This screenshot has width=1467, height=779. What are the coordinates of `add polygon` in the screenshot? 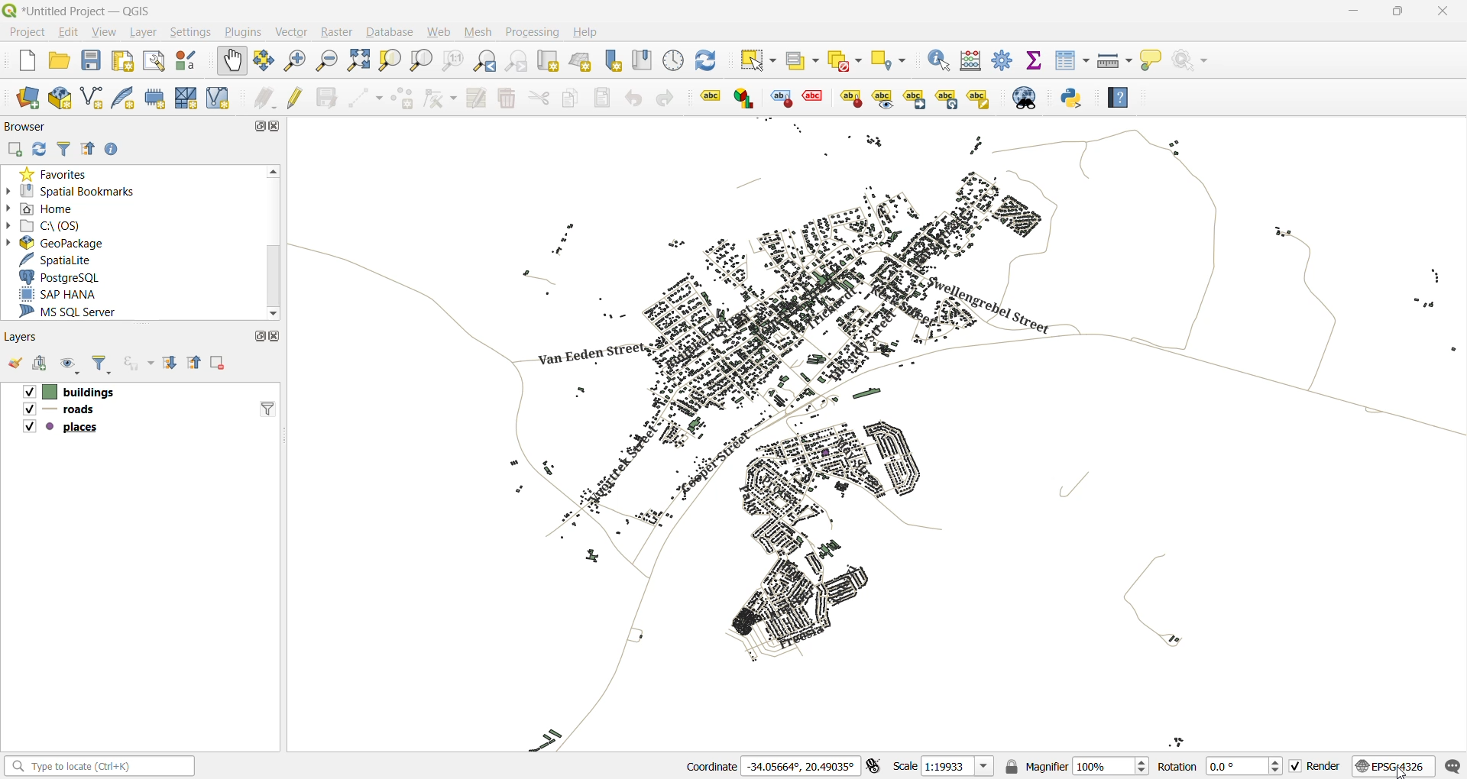 It's located at (400, 100).